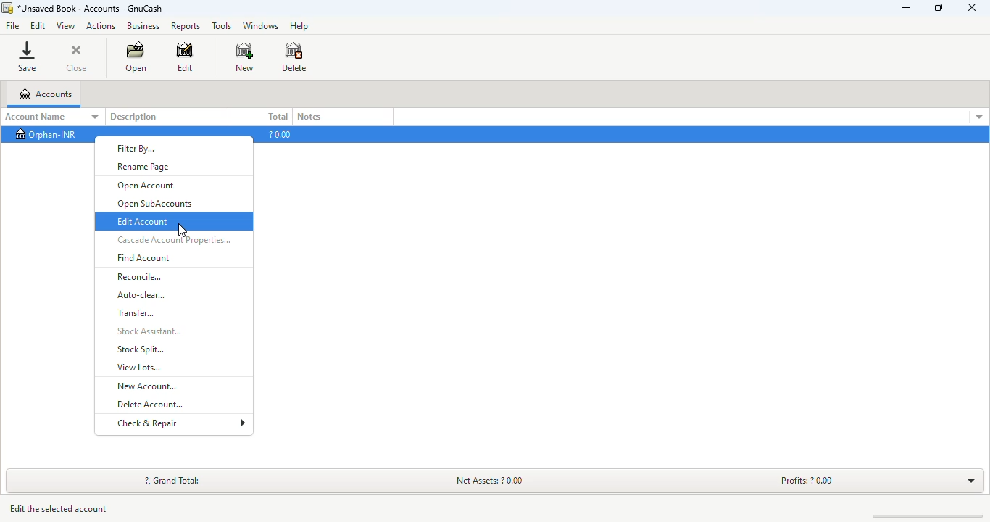 The image size is (990, 522). I want to click on net assets: ? 0.00, so click(492, 480).